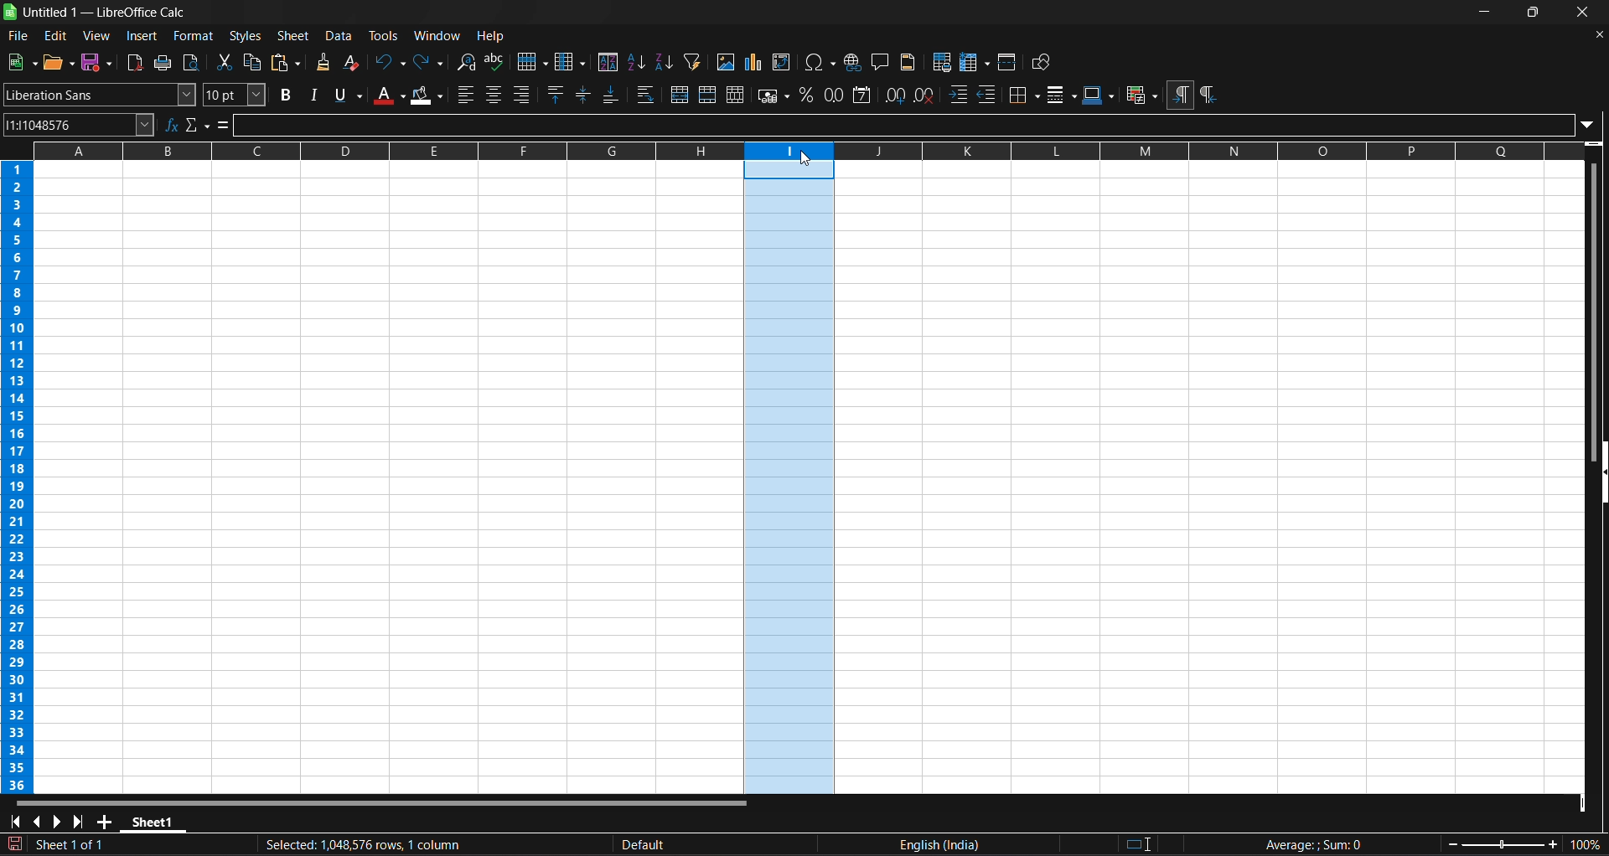  Describe the element at coordinates (855, 62) in the screenshot. I see `insert hyperlink` at that location.